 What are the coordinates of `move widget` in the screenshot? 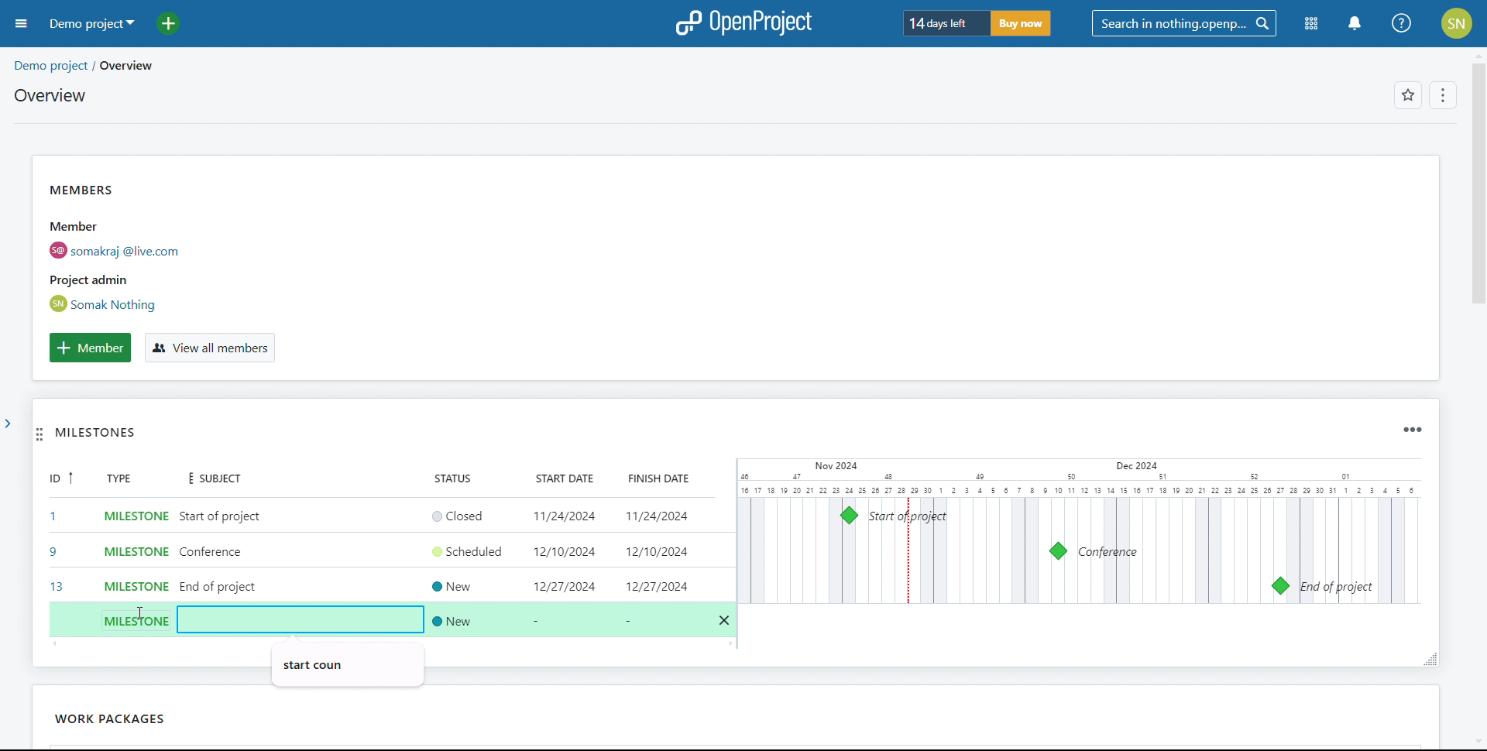 It's located at (39, 436).